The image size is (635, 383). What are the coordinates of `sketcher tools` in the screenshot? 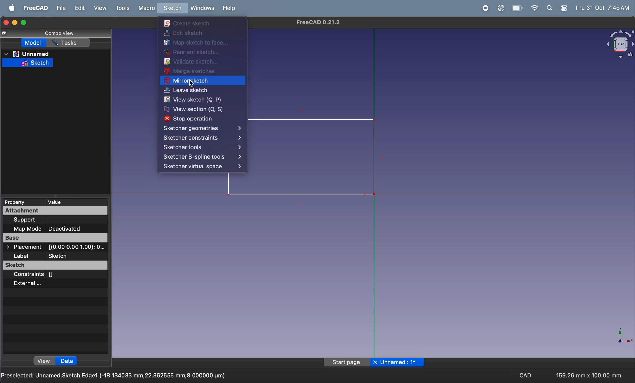 It's located at (203, 148).